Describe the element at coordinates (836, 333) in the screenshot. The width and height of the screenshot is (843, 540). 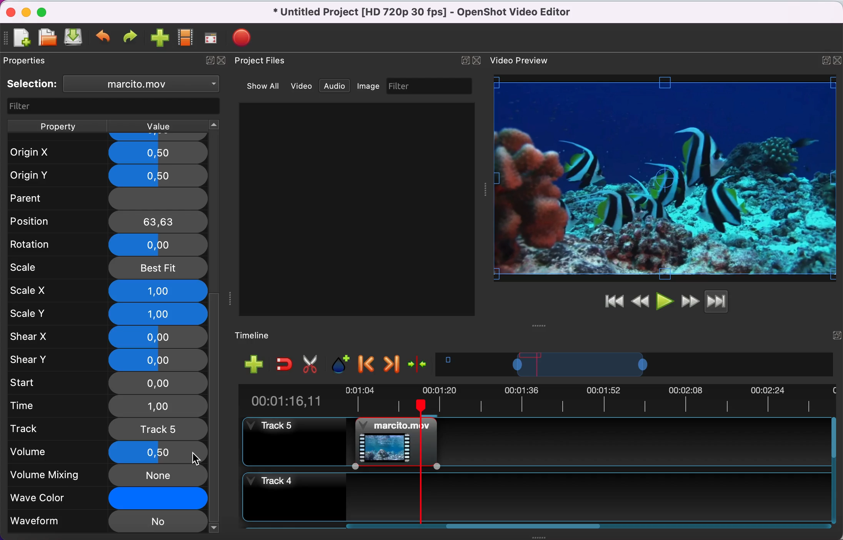
I see `expand/hide` at that location.